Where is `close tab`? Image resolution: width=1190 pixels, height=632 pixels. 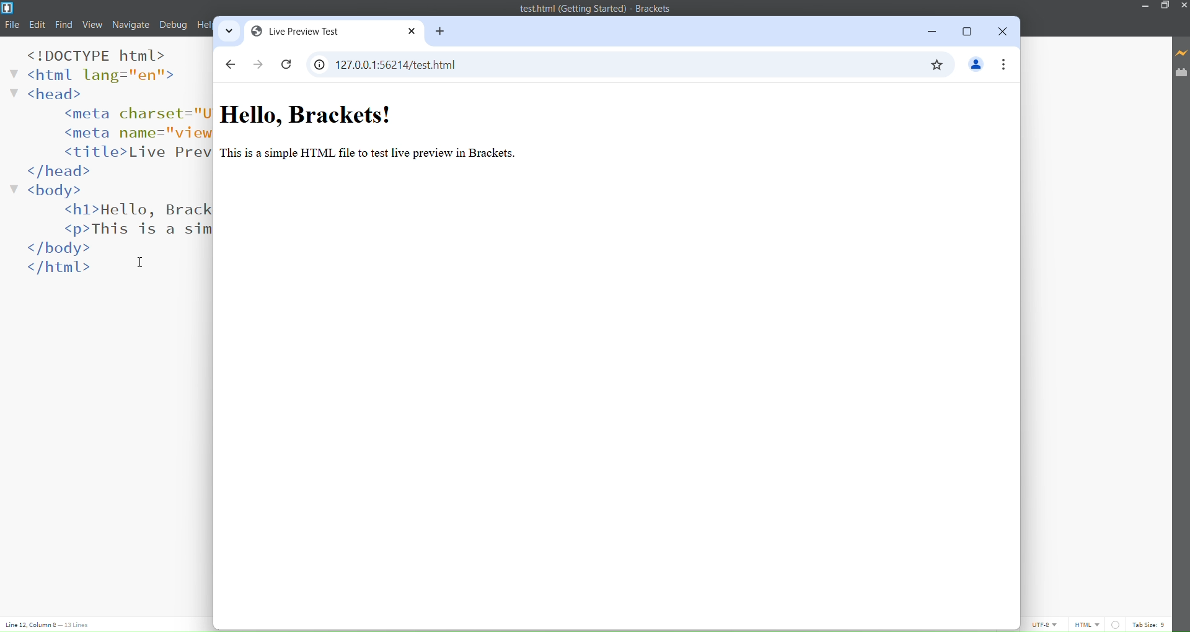 close tab is located at coordinates (410, 31).